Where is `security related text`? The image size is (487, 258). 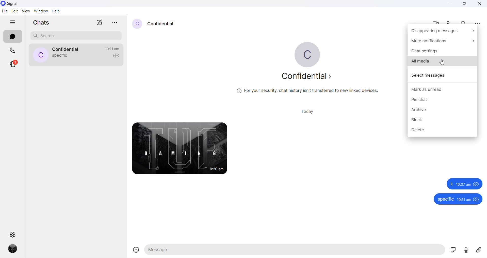 security related text is located at coordinates (307, 90).